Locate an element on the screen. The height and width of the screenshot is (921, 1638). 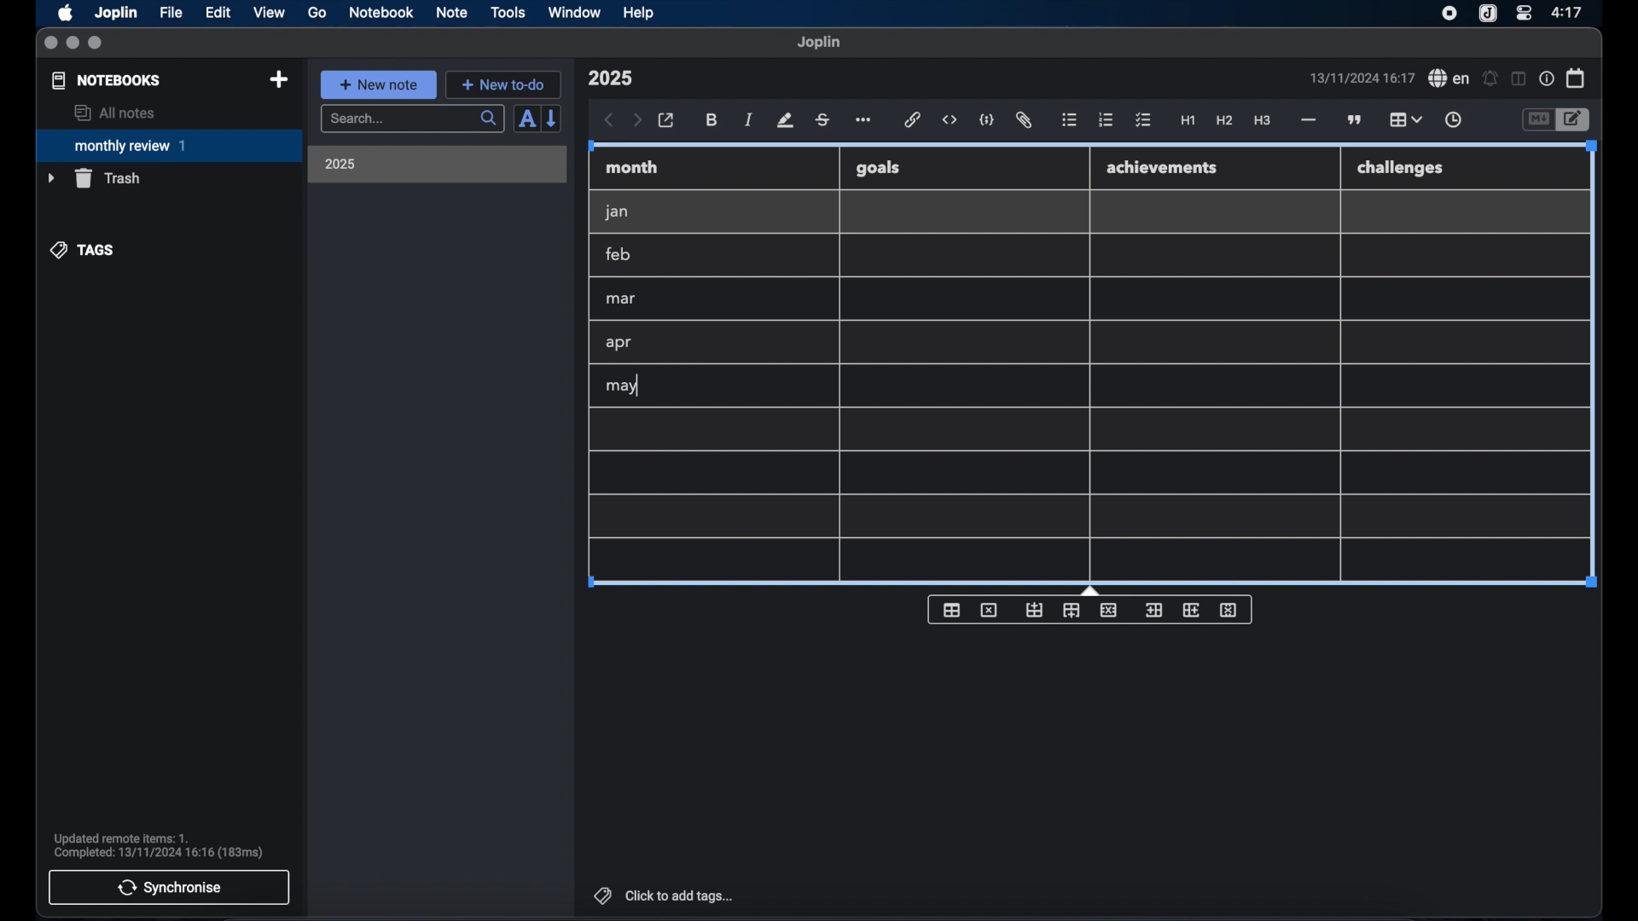
new notebook is located at coordinates (278, 80).